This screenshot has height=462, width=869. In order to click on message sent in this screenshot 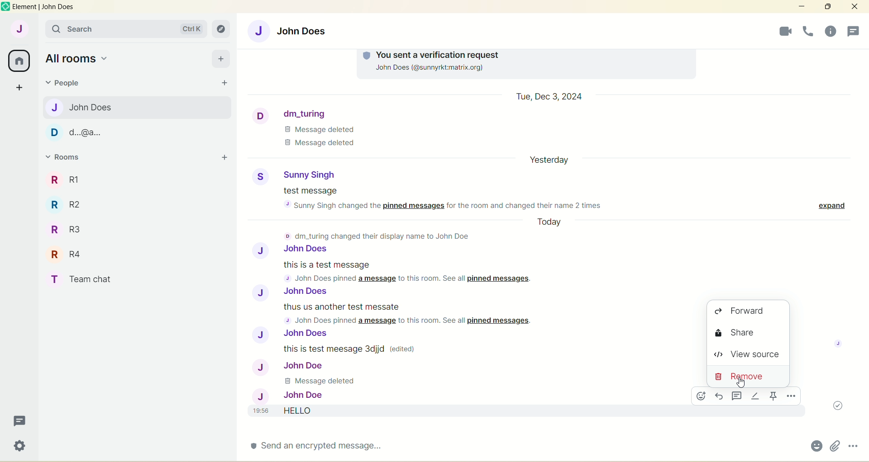, I will do `click(835, 405)`.